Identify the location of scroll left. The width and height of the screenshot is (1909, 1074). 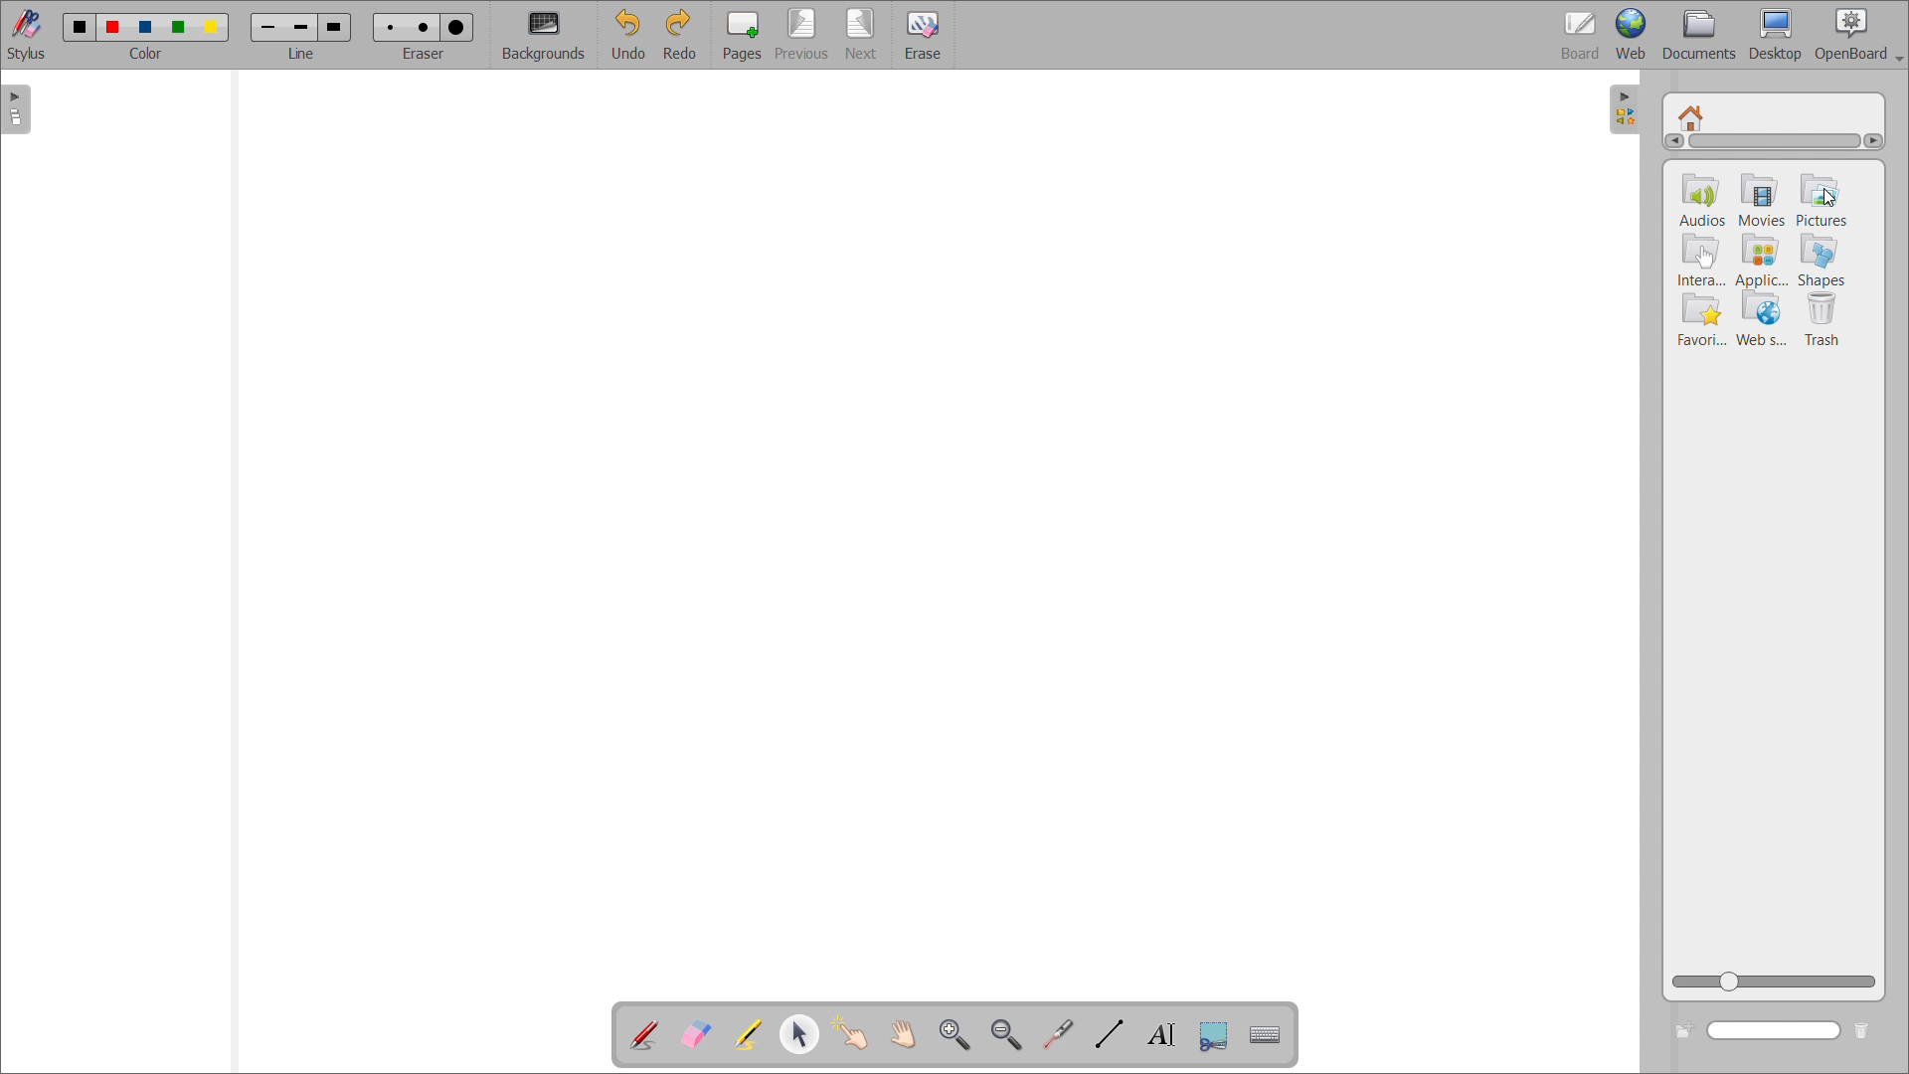
(1672, 140).